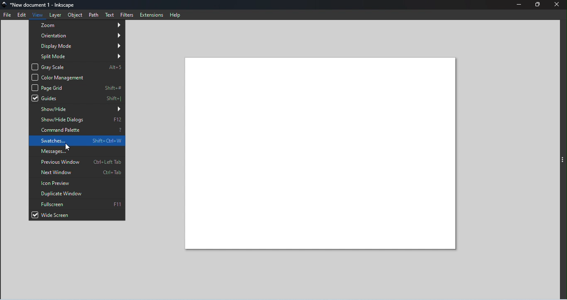 The image size is (567, 300). I want to click on Maximize, so click(538, 5).